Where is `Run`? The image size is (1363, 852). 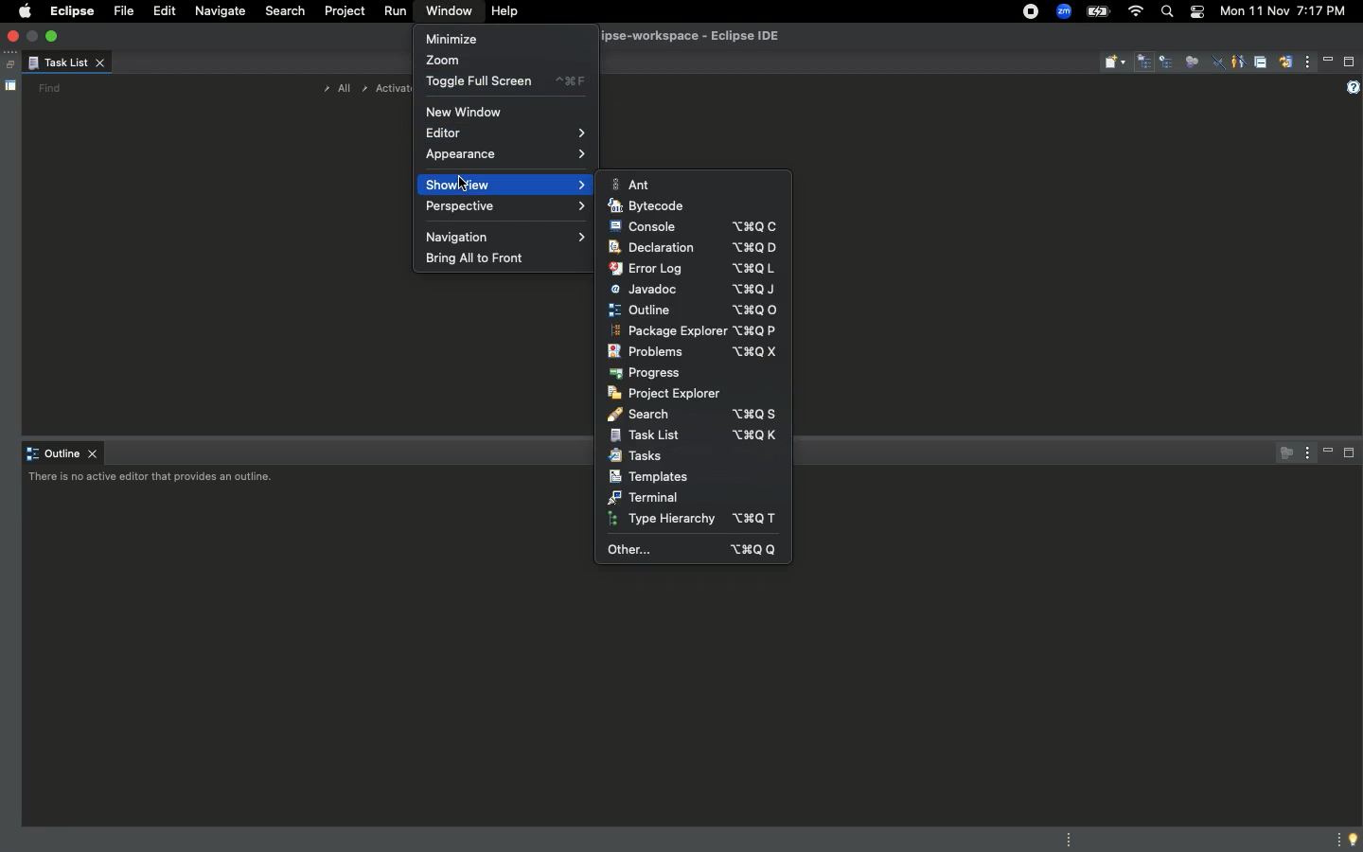
Run is located at coordinates (393, 12).